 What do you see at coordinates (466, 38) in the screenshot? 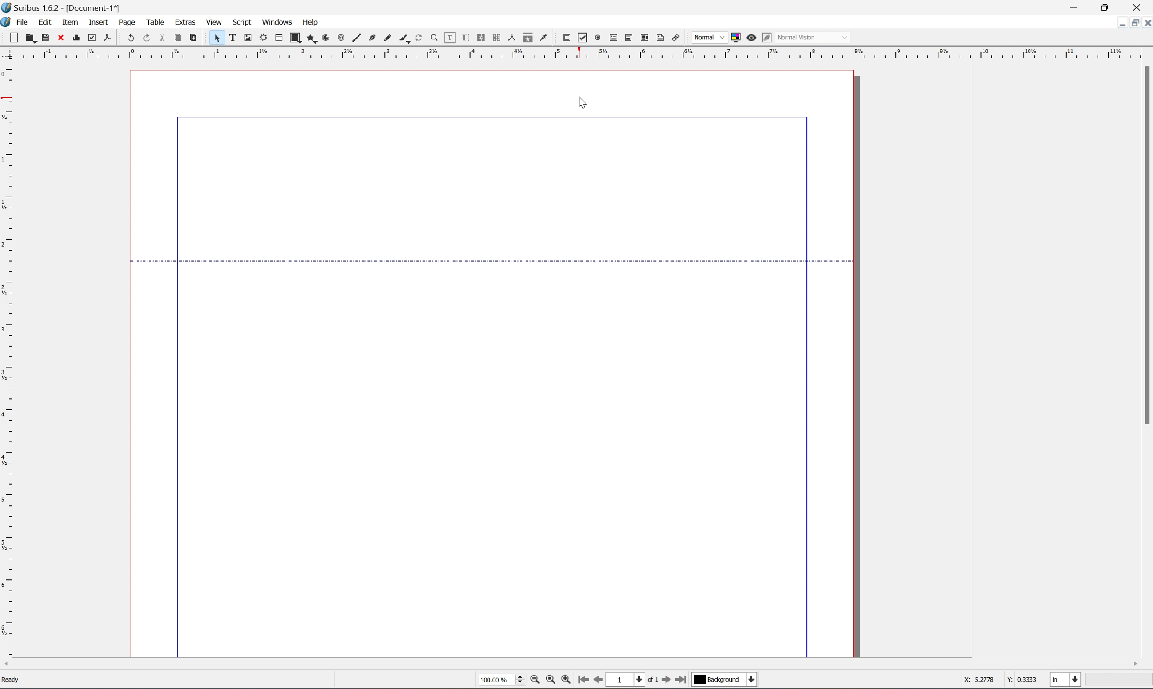
I see `edit text with story editor` at bounding box center [466, 38].